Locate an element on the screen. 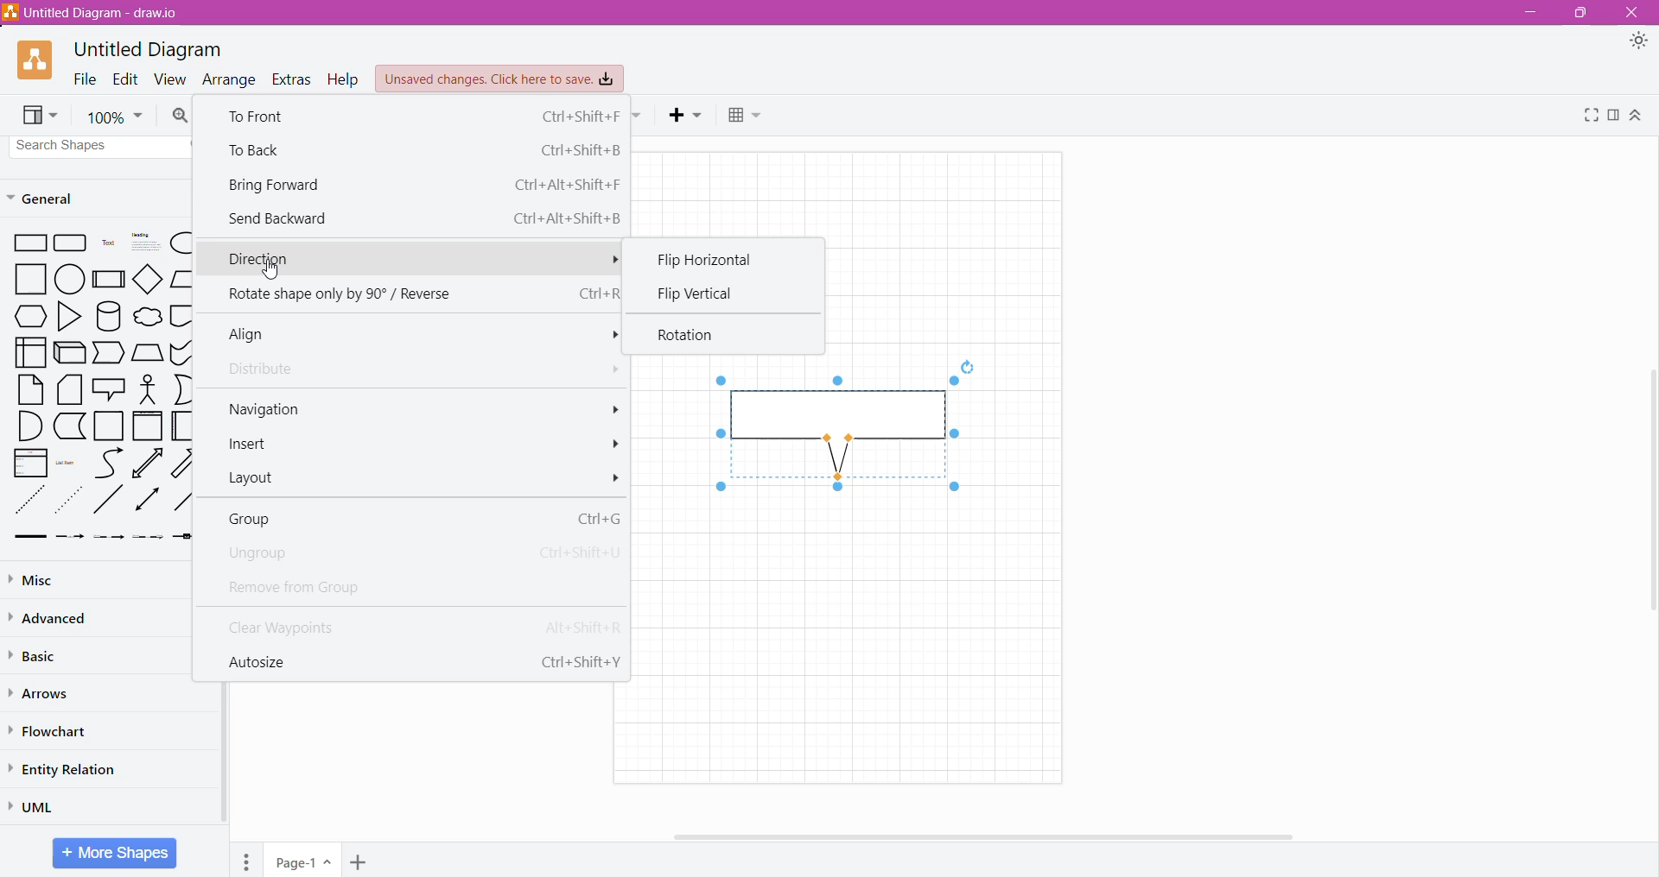 The image size is (1659, 877). Distribute is located at coordinates (268, 370).